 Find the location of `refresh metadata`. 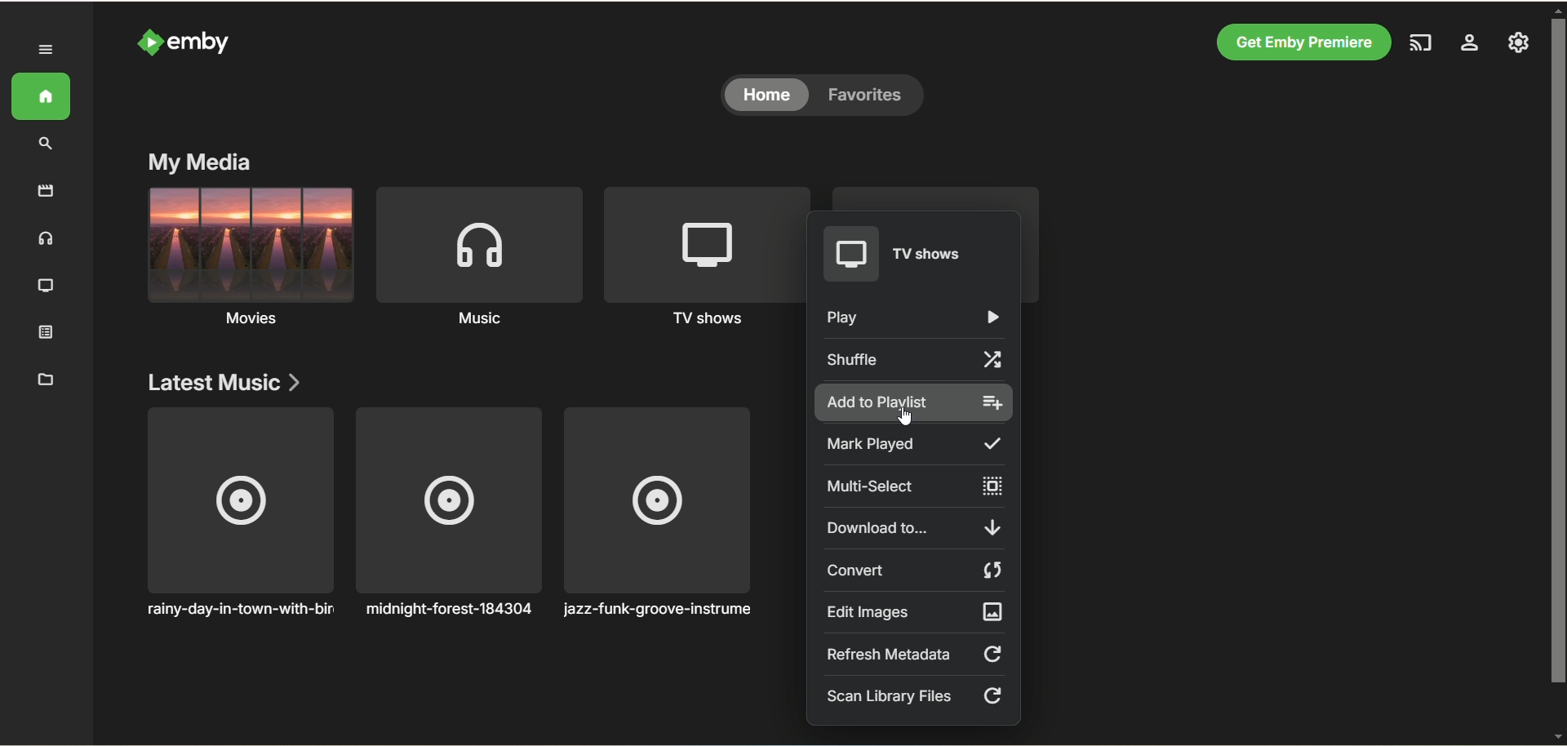

refresh metadata is located at coordinates (915, 654).